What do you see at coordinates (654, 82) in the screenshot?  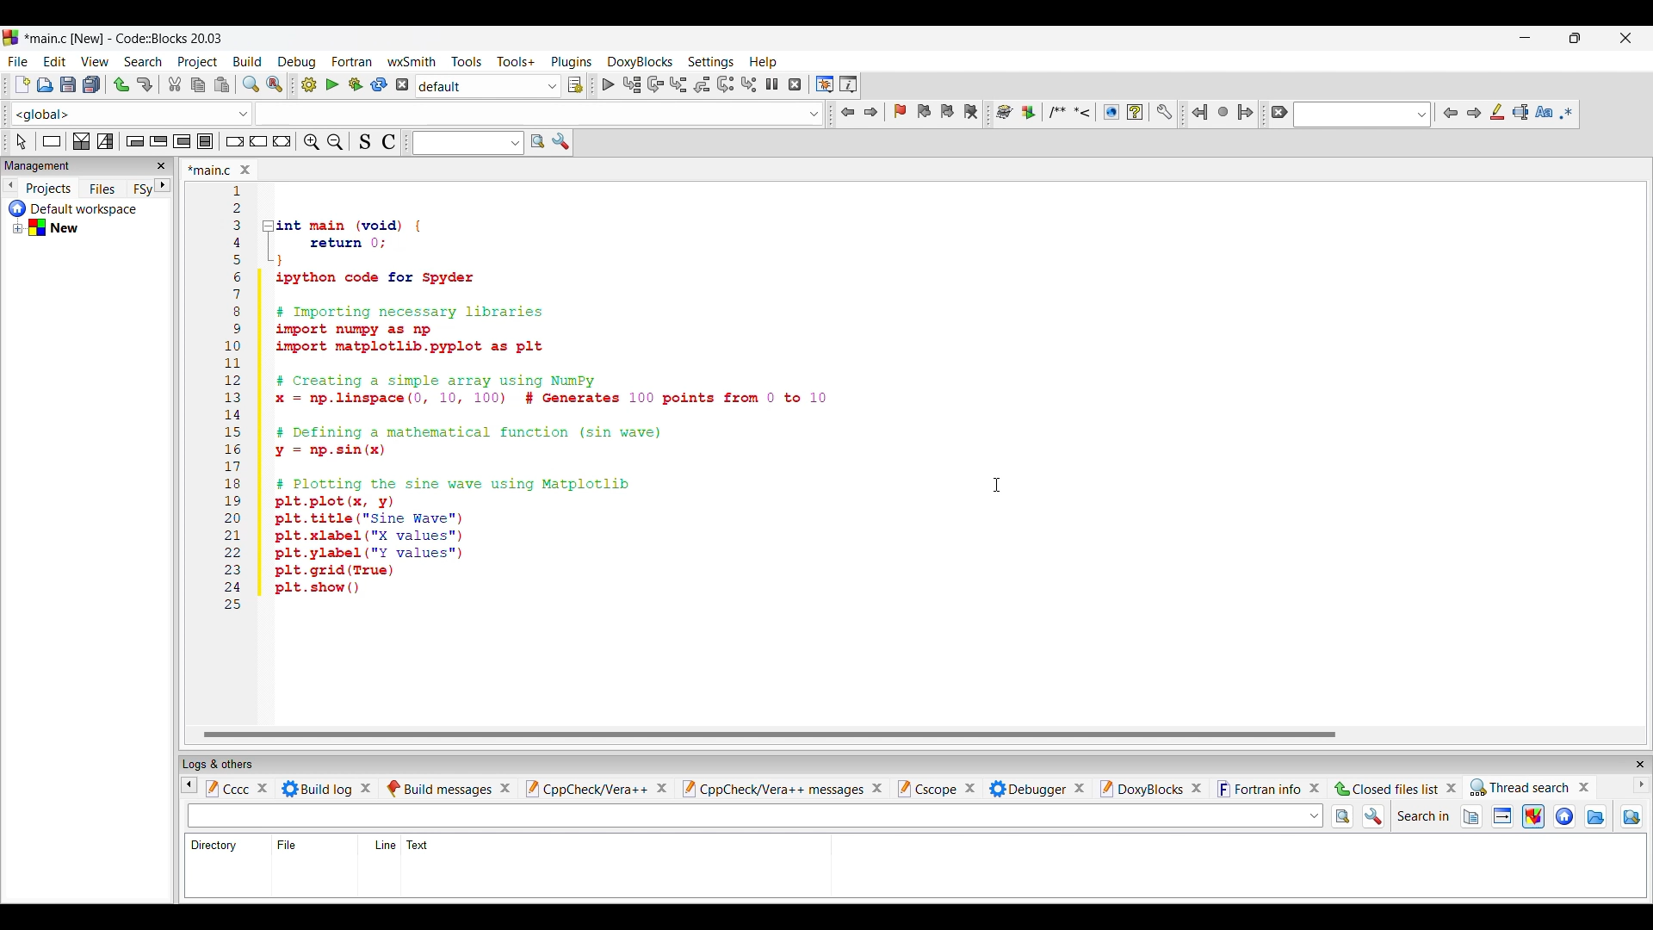 I see `Next line` at bounding box center [654, 82].